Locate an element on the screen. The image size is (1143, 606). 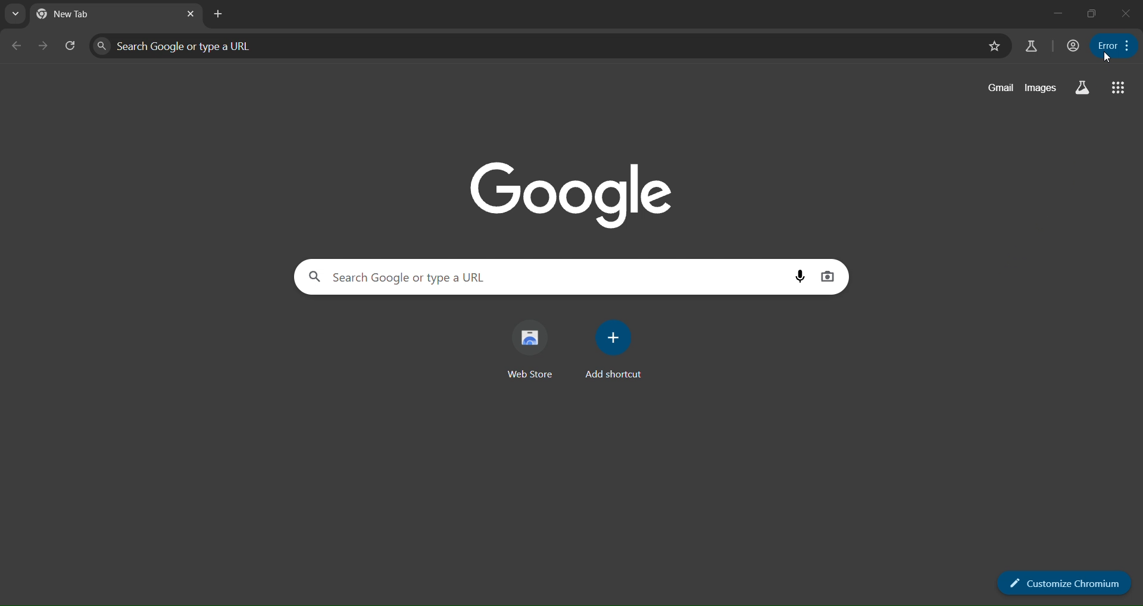
go back one page is located at coordinates (15, 45).